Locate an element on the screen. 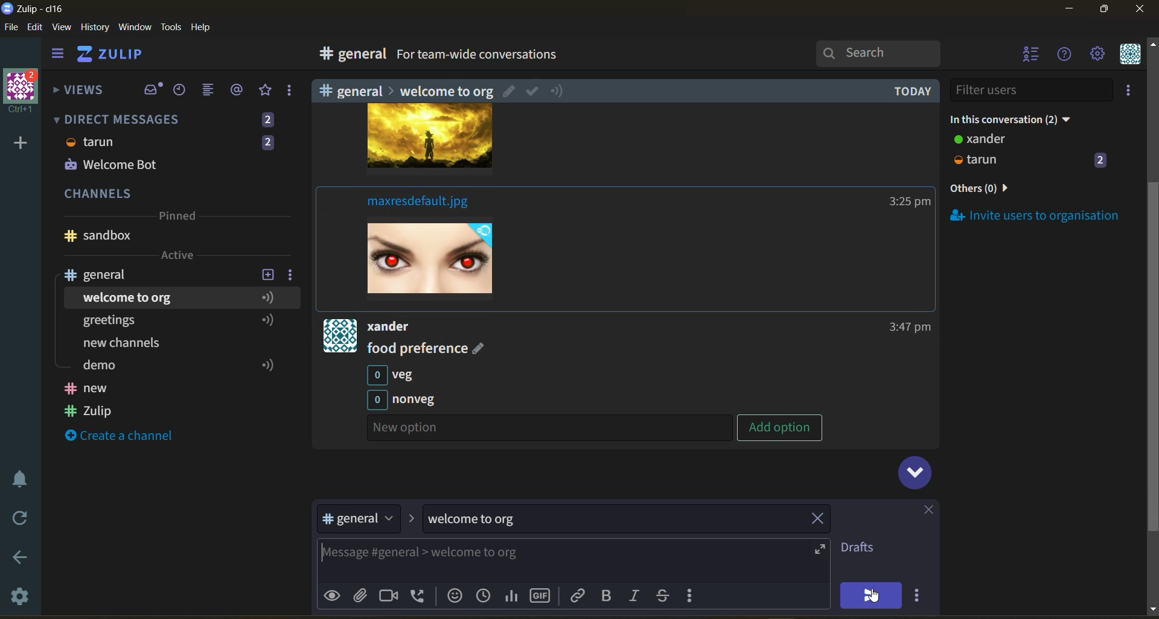 The width and height of the screenshot is (1159, 619). expand compose box is located at coordinates (822, 550).